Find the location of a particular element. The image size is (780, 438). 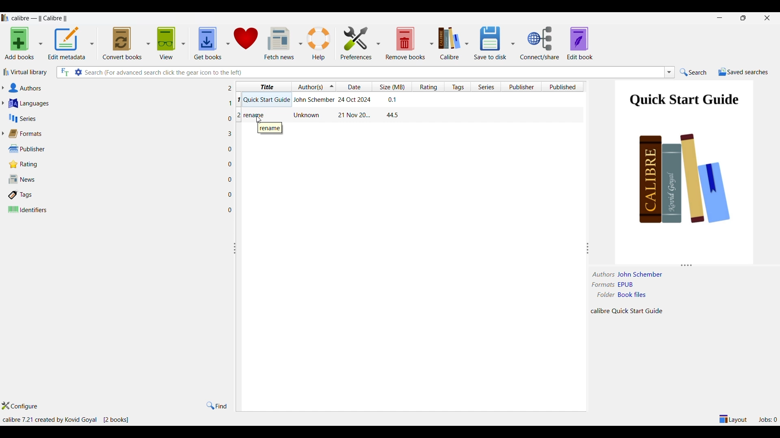

Type in search is located at coordinates (374, 73).